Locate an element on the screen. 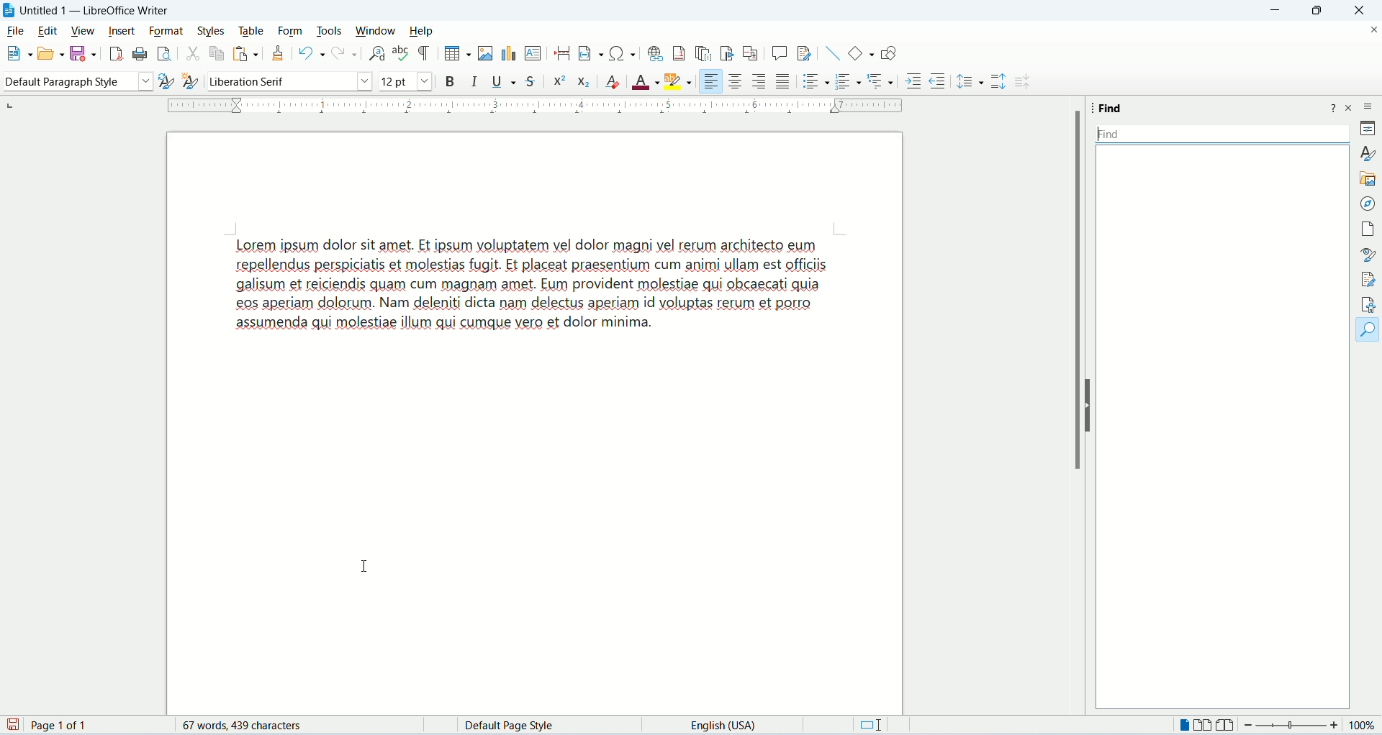 This screenshot has width=1382, height=735. align right is located at coordinates (759, 82).